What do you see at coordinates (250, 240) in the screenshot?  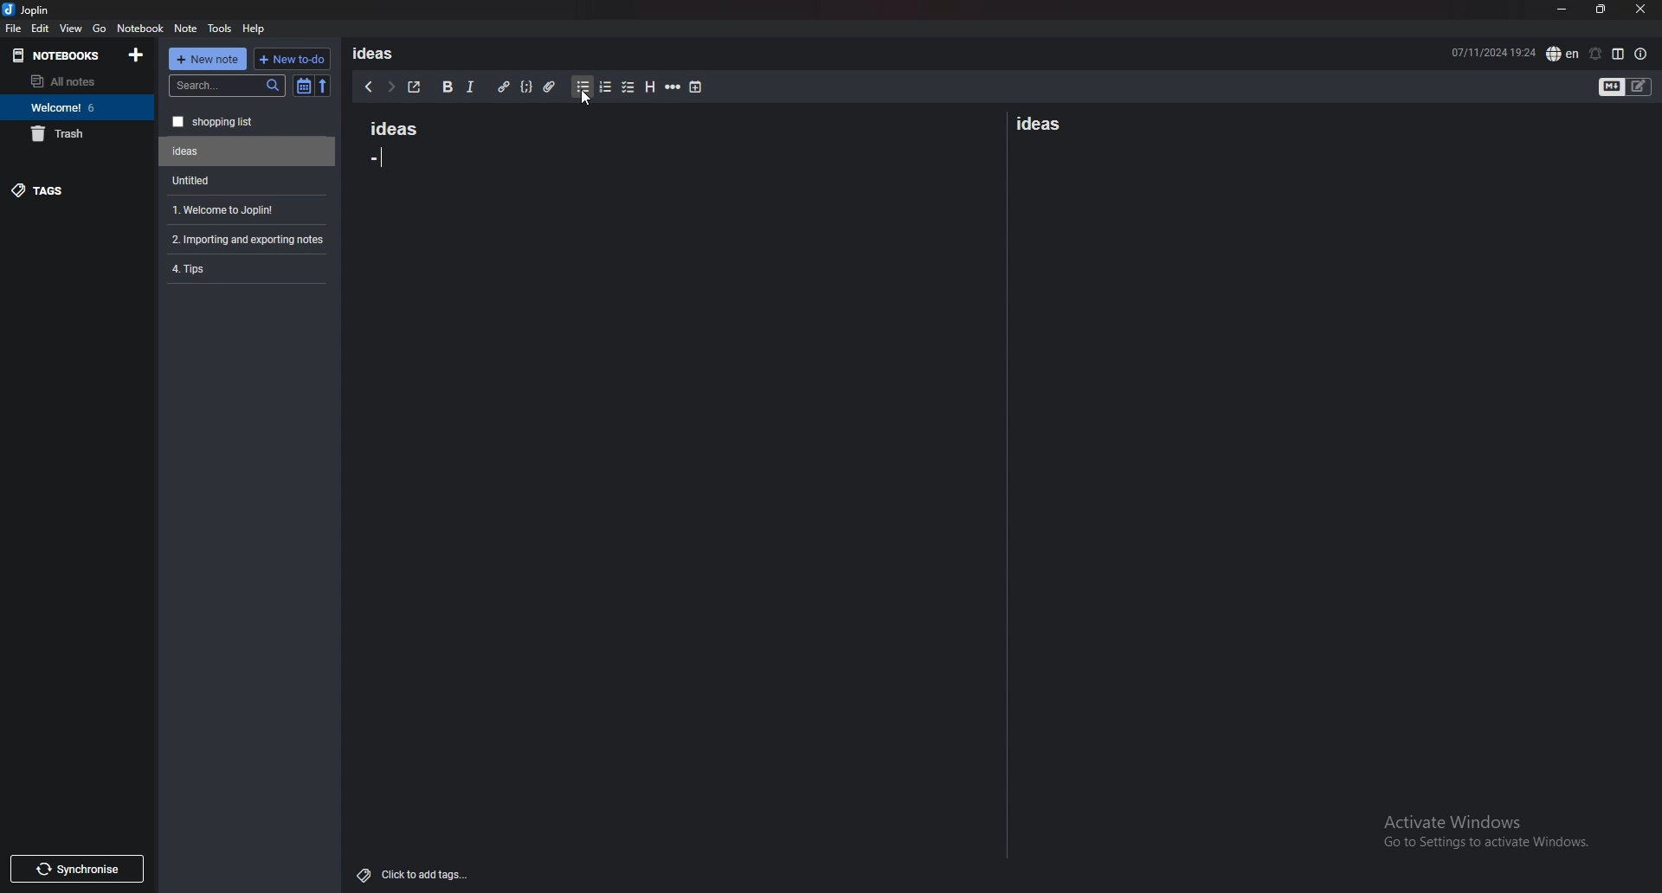 I see `Importing and exporting notes` at bounding box center [250, 240].